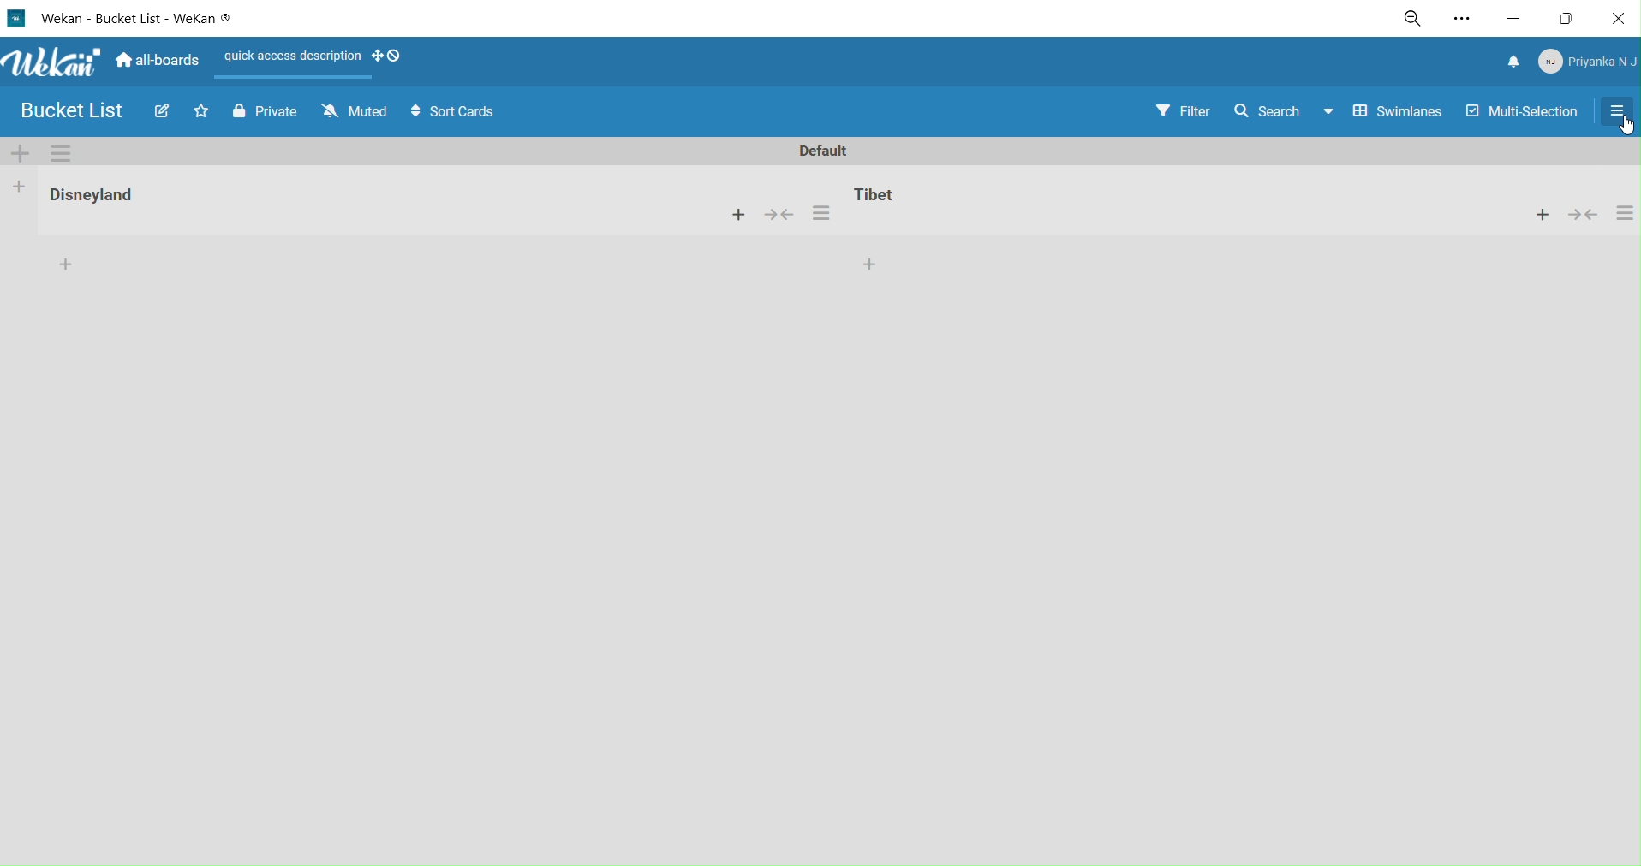 The image size is (1641, 866). I want to click on add card to the bottom of the list, so click(68, 264).